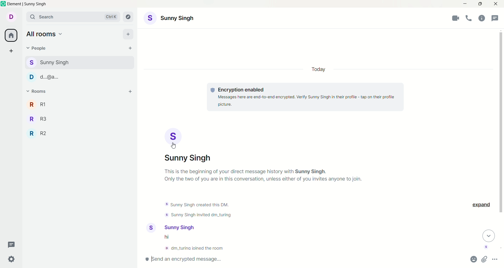 The image size is (504, 268). What do you see at coordinates (486, 247) in the screenshot?
I see `Read` at bounding box center [486, 247].